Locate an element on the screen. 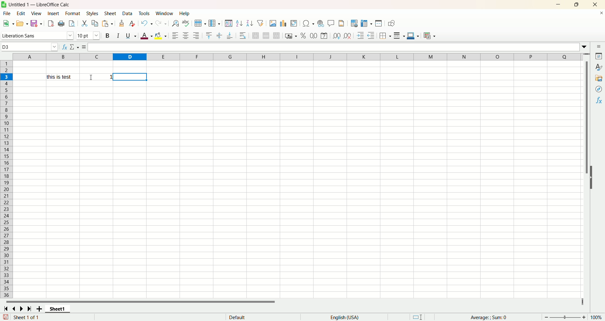 The height and width of the screenshot is (321, 605). undo is located at coordinates (147, 23).